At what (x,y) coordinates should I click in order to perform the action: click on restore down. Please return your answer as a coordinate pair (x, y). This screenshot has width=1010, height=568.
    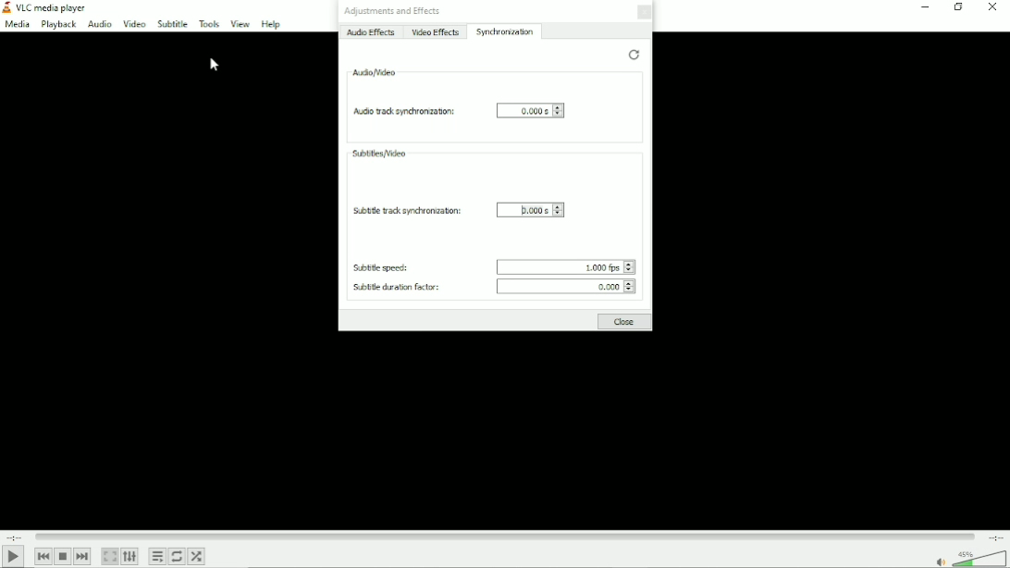
    Looking at the image, I should click on (958, 8).